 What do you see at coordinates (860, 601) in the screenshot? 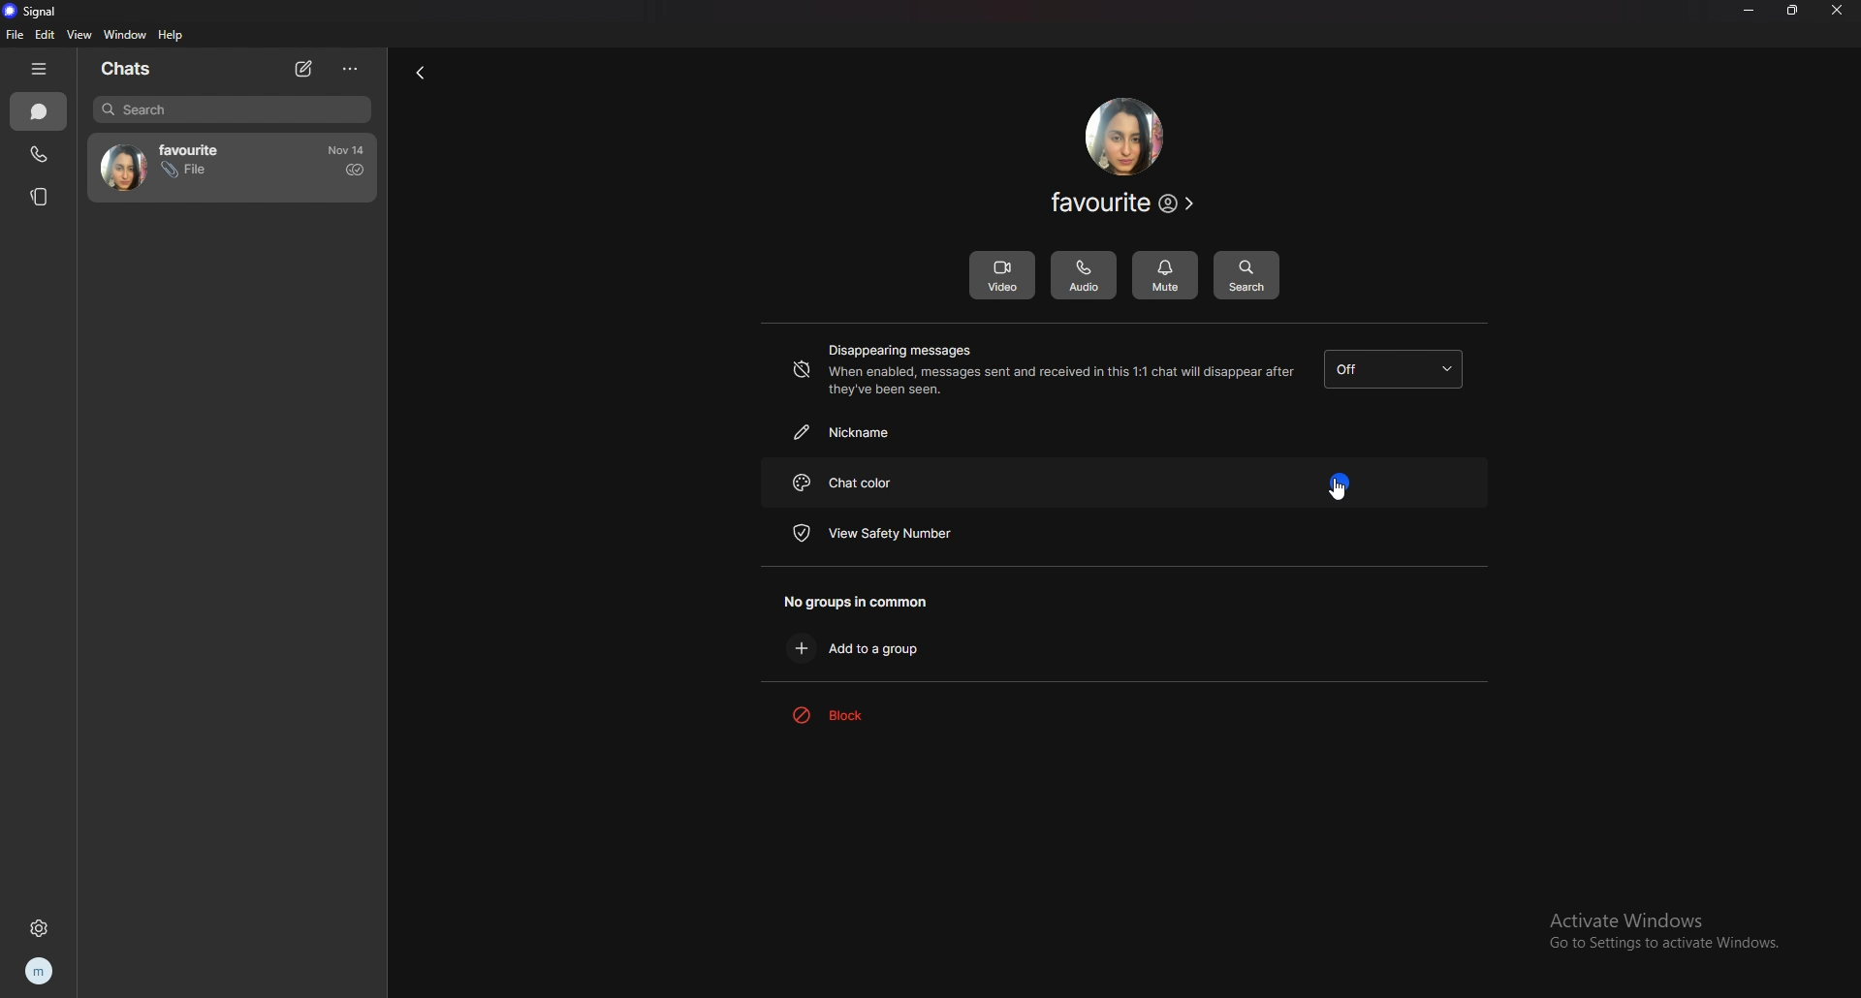
I see `no groups in common` at bounding box center [860, 601].